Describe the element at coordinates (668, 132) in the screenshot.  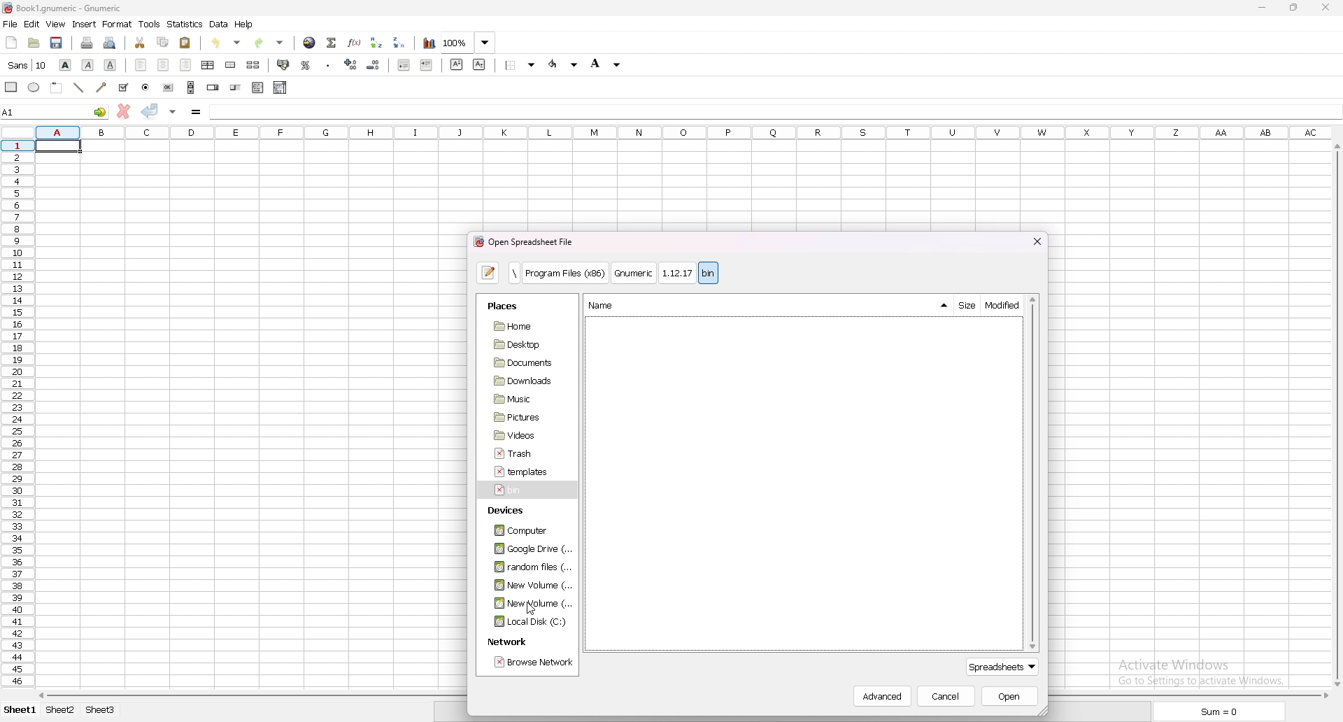
I see `columns` at that location.